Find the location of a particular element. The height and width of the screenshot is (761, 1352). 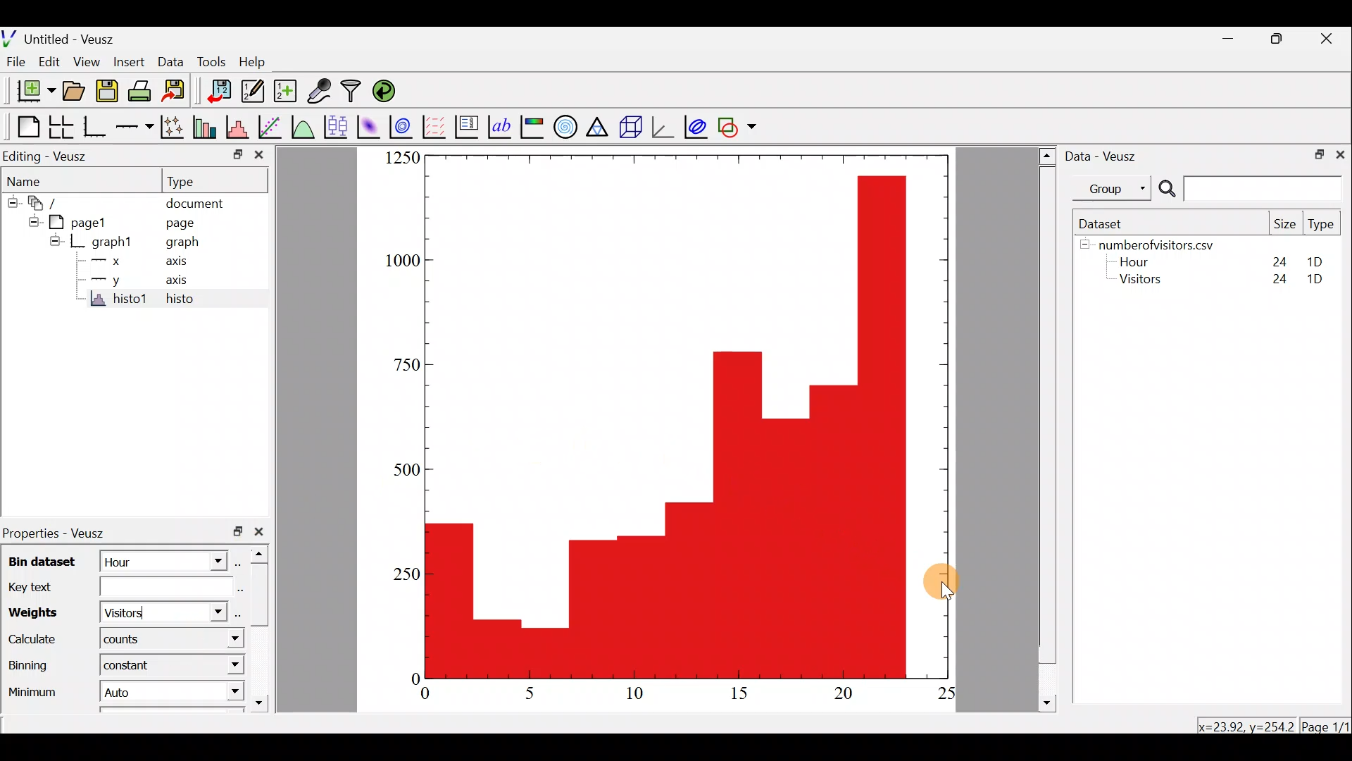

plot points with lines and error bars is located at coordinates (173, 127).